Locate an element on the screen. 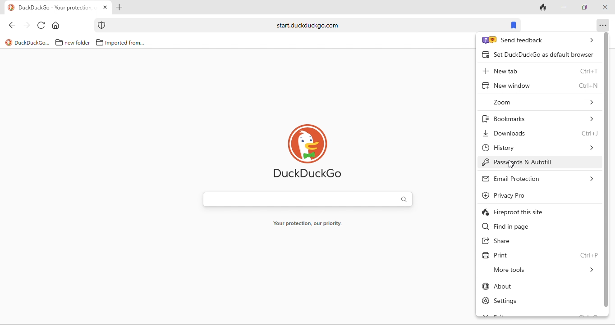 This screenshot has width=615, height=325. privacy pro is located at coordinates (507, 195).